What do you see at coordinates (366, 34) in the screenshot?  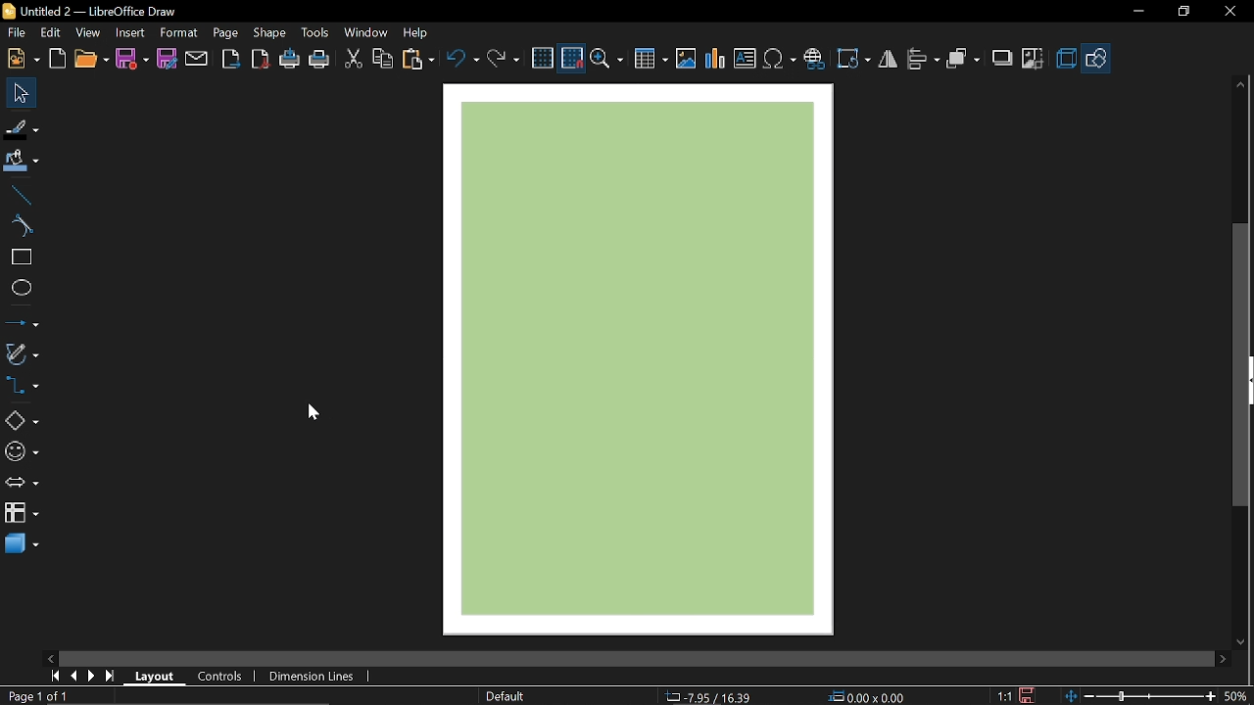 I see `Window` at bounding box center [366, 34].